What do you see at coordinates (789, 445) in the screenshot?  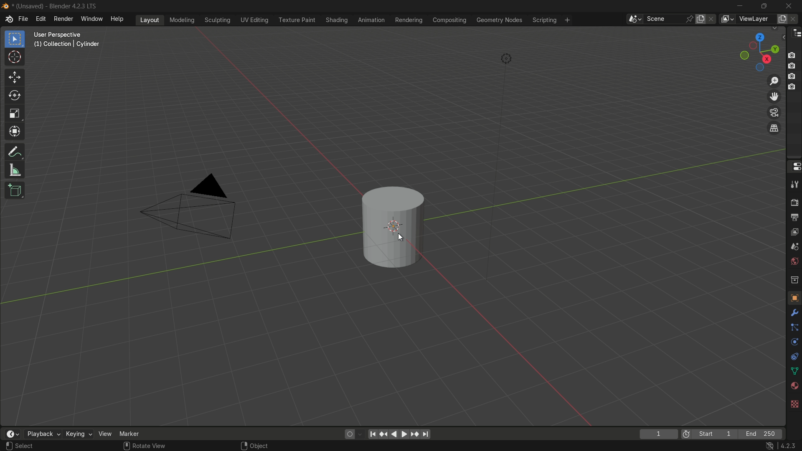 I see `4.2.3` at bounding box center [789, 445].